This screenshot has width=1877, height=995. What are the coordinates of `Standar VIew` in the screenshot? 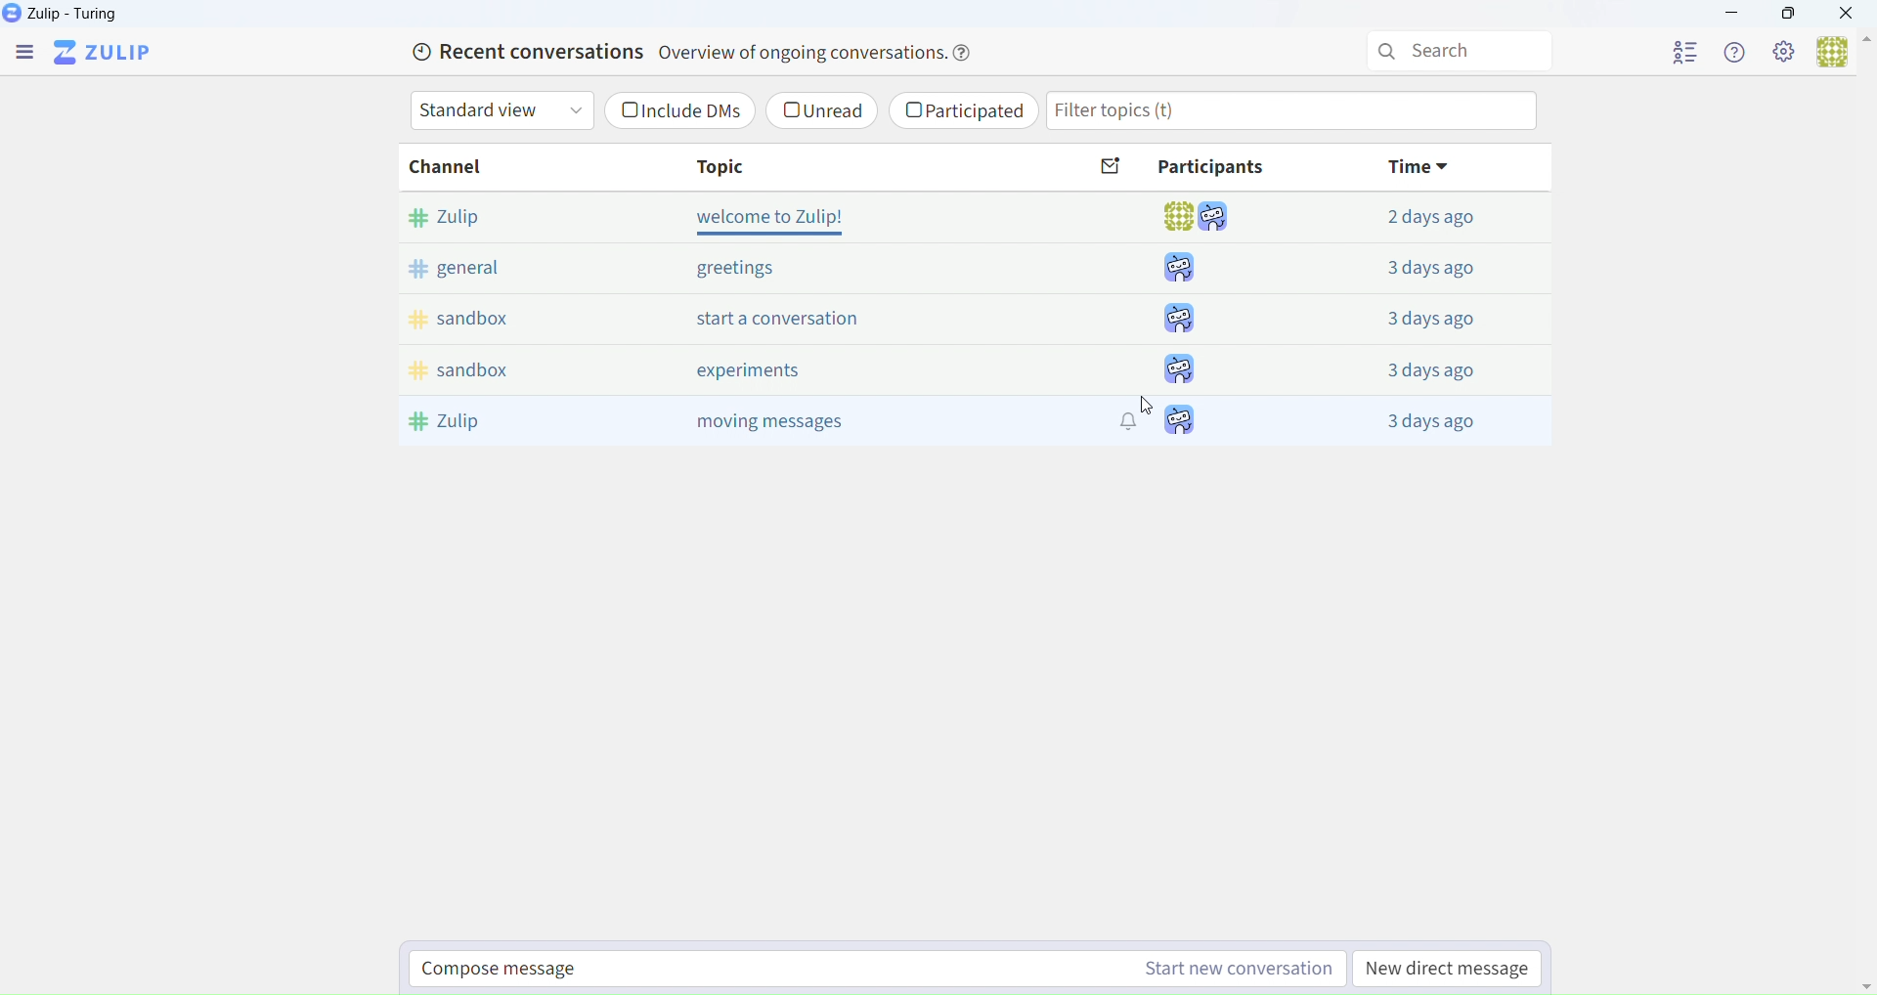 It's located at (502, 112).